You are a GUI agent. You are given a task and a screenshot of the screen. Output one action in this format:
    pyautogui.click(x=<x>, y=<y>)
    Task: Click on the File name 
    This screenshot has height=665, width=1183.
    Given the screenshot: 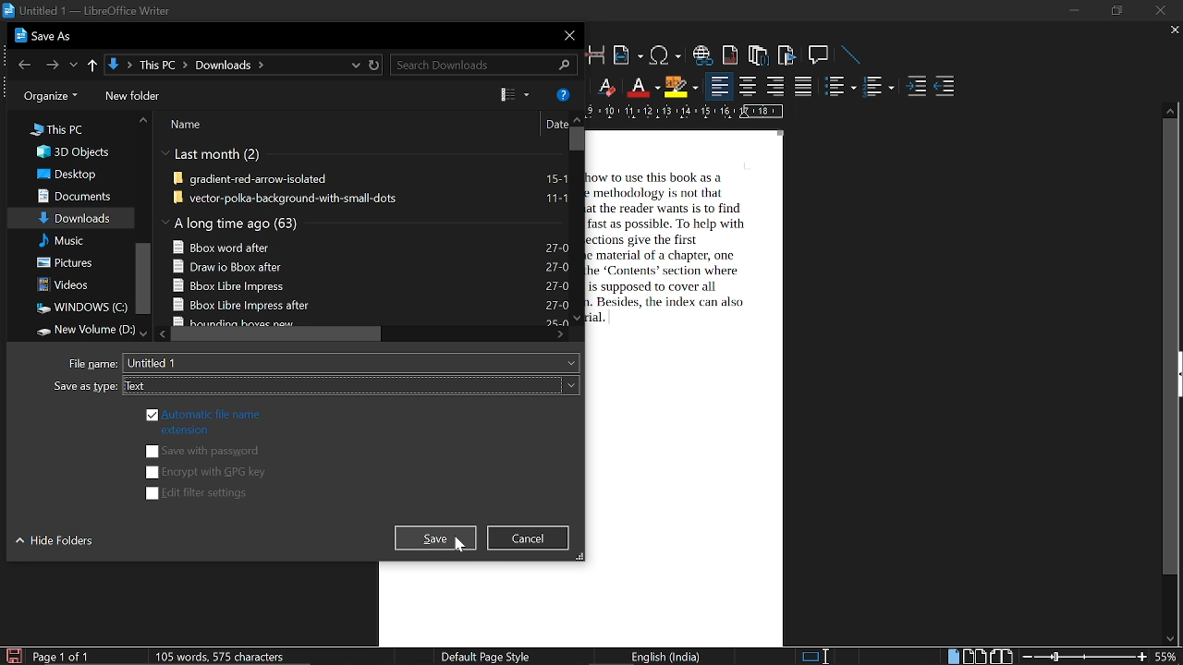 What is the action you would take?
    pyautogui.click(x=92, y=362)
    